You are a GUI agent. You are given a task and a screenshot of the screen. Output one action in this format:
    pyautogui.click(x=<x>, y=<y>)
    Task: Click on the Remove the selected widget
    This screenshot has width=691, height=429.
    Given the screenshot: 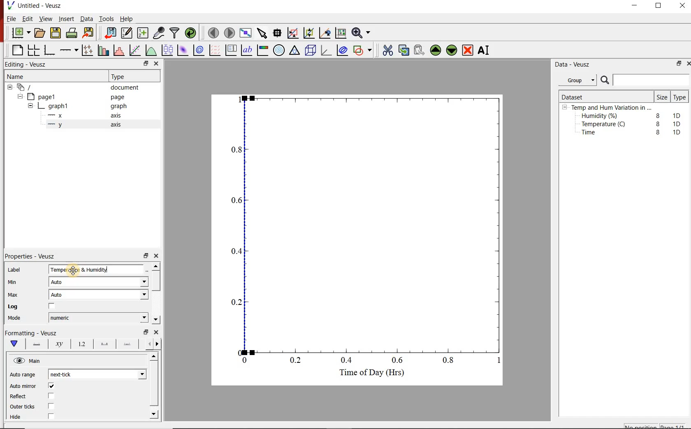 What is the action you would take?
    pyautogui.click(x=468, y=50)
    